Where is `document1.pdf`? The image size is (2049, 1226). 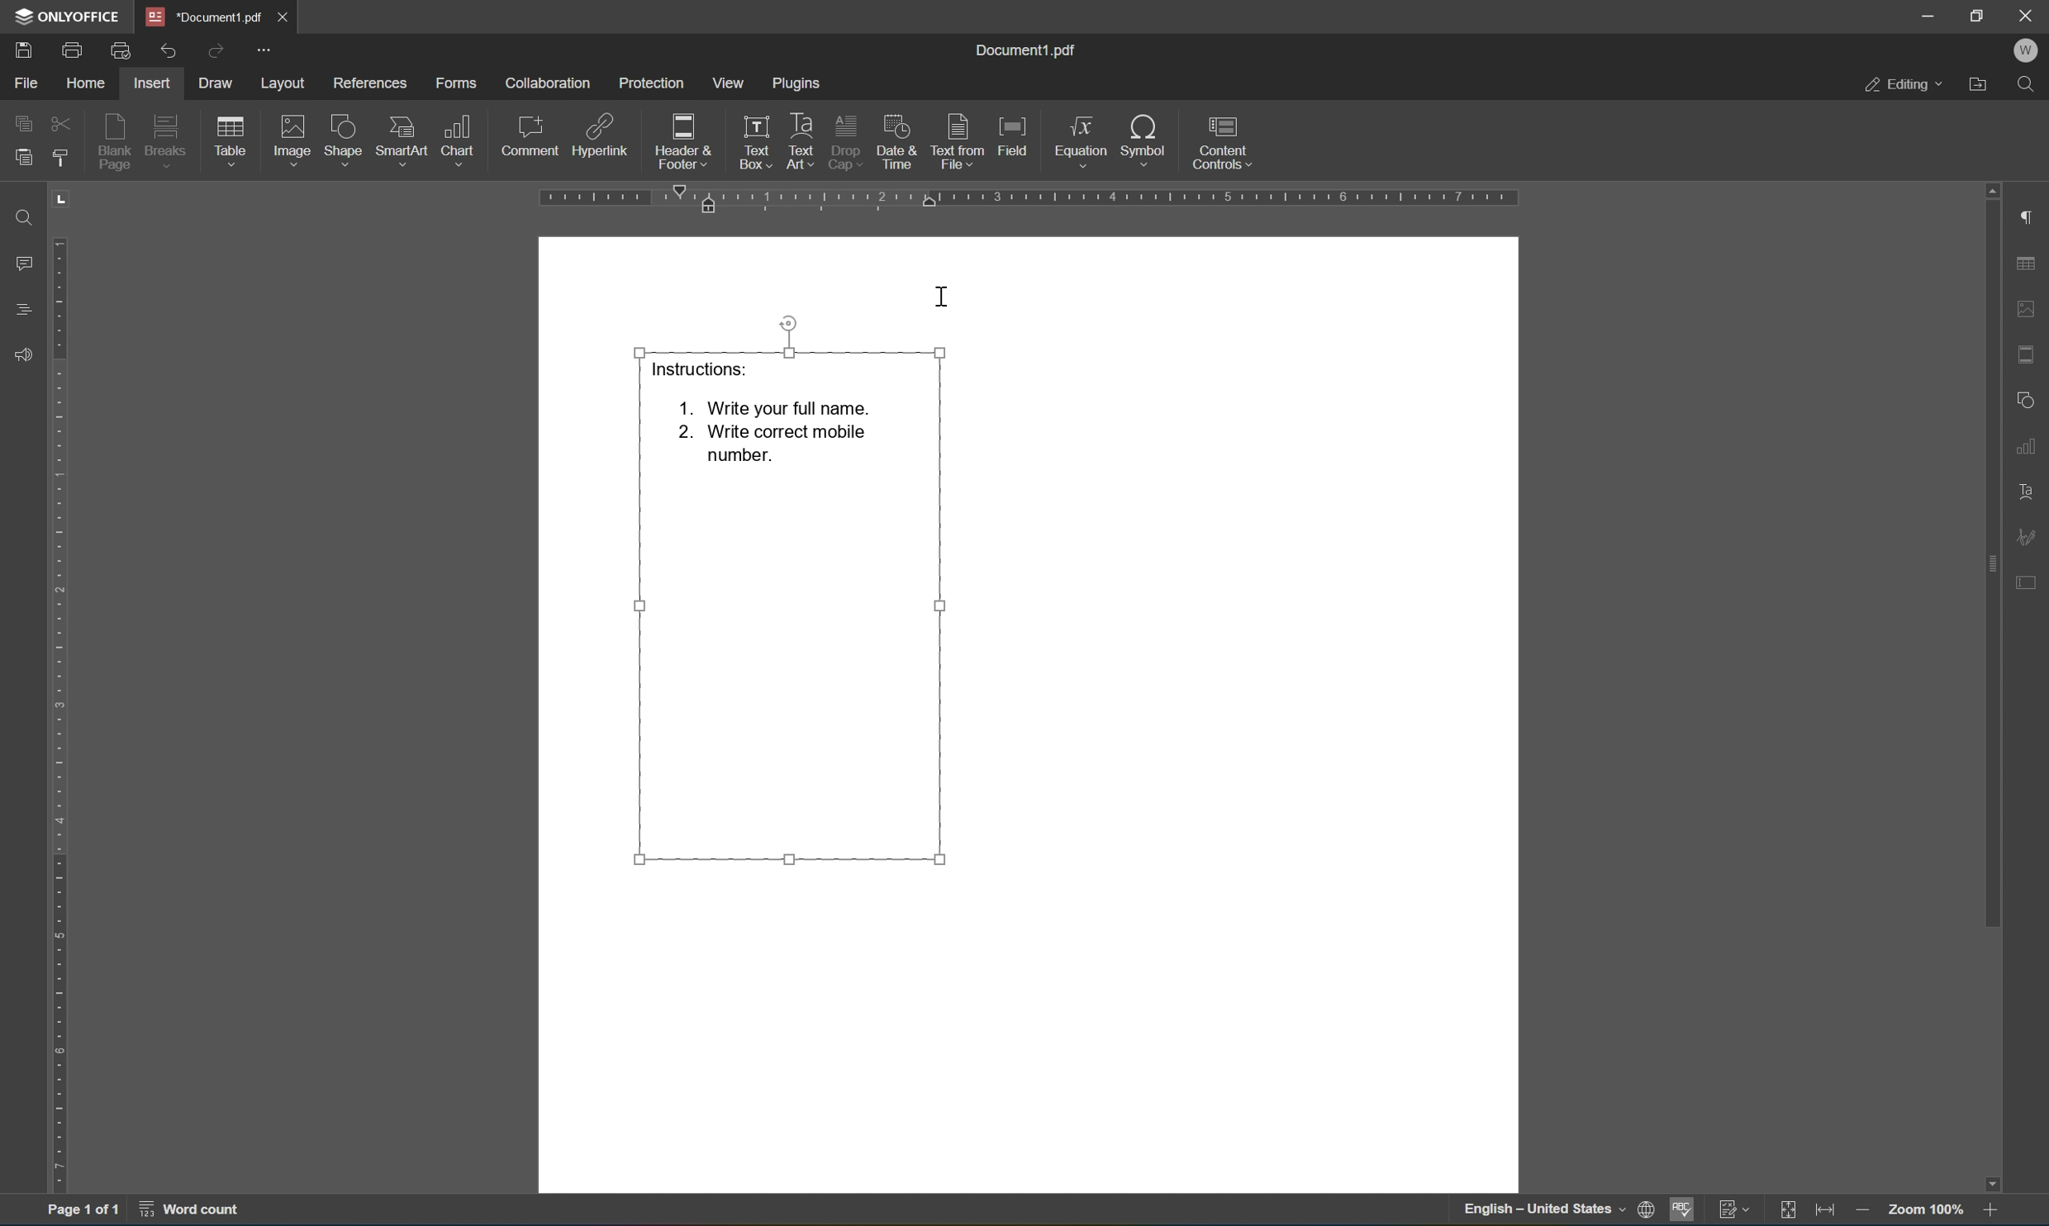 document1.pdf is located at coordinates (1024, 50).